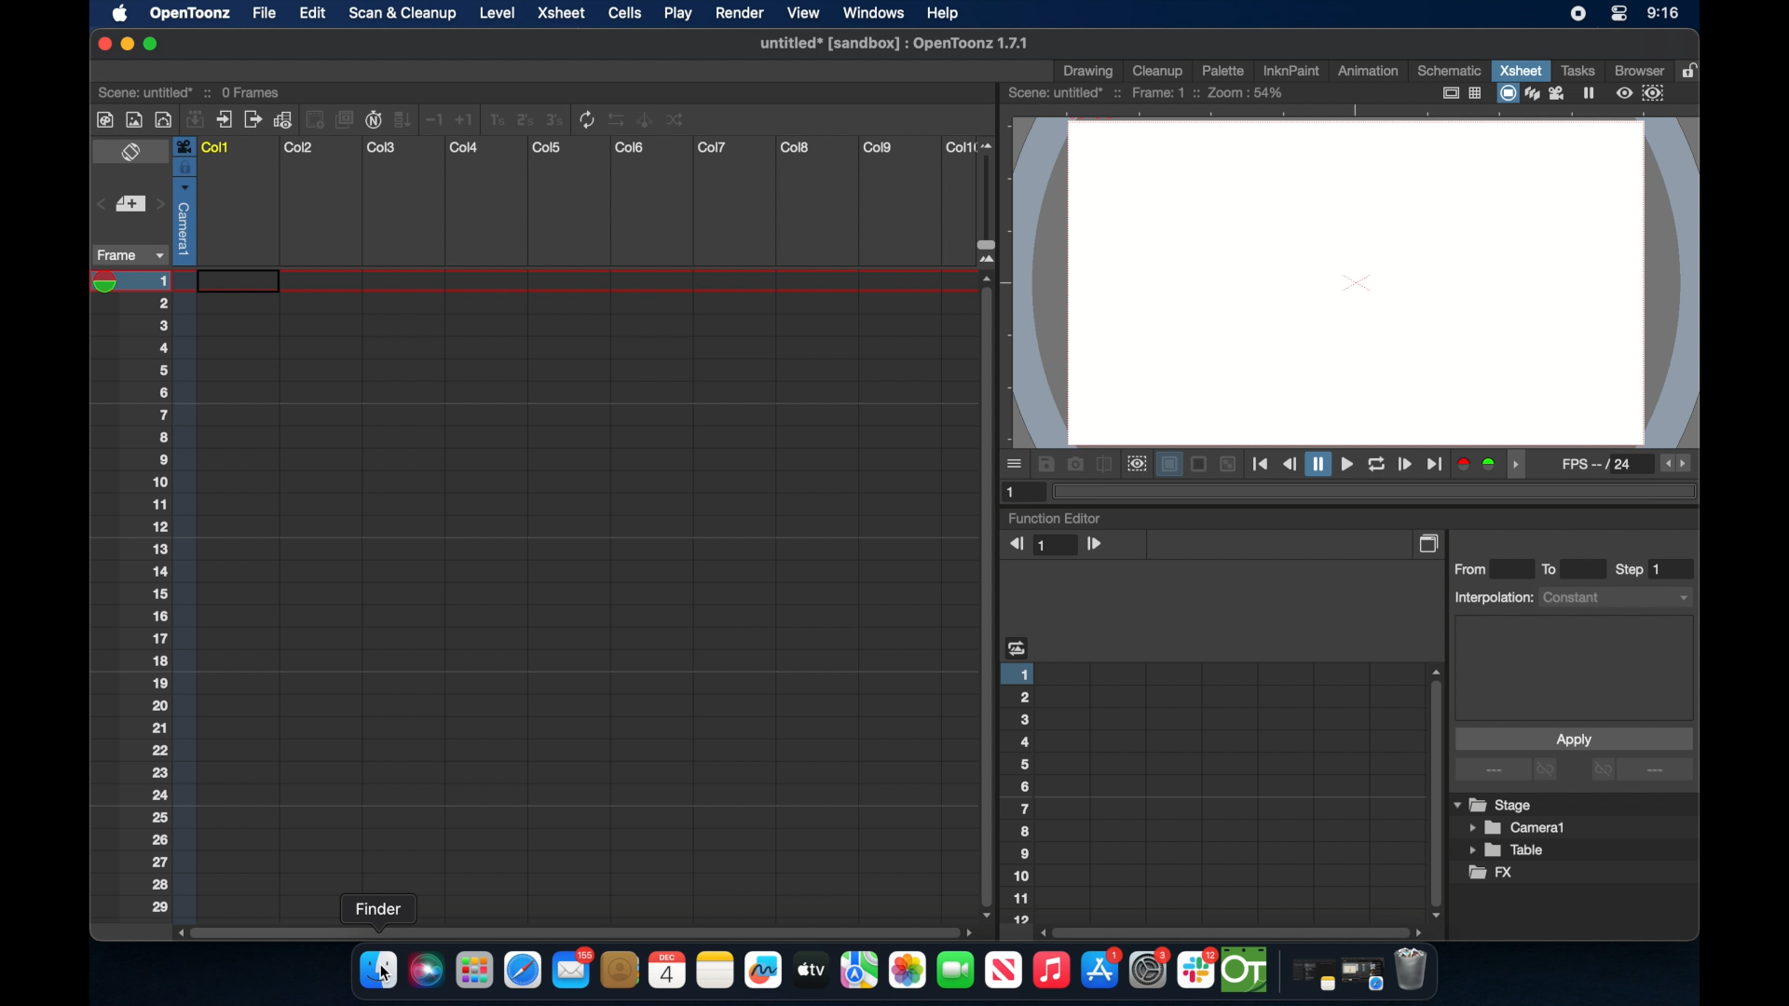 The width and height of the screenshot is (1789, 1006). What do you see at coordinates (129, 205) in the screenshot?
I see `set` at bounding box center [129, 205].